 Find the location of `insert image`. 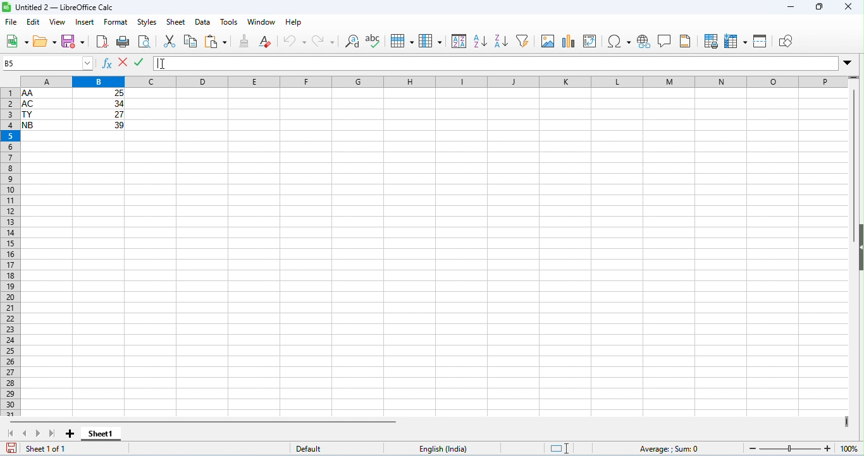

insert image is located at coordinates (548, 40).